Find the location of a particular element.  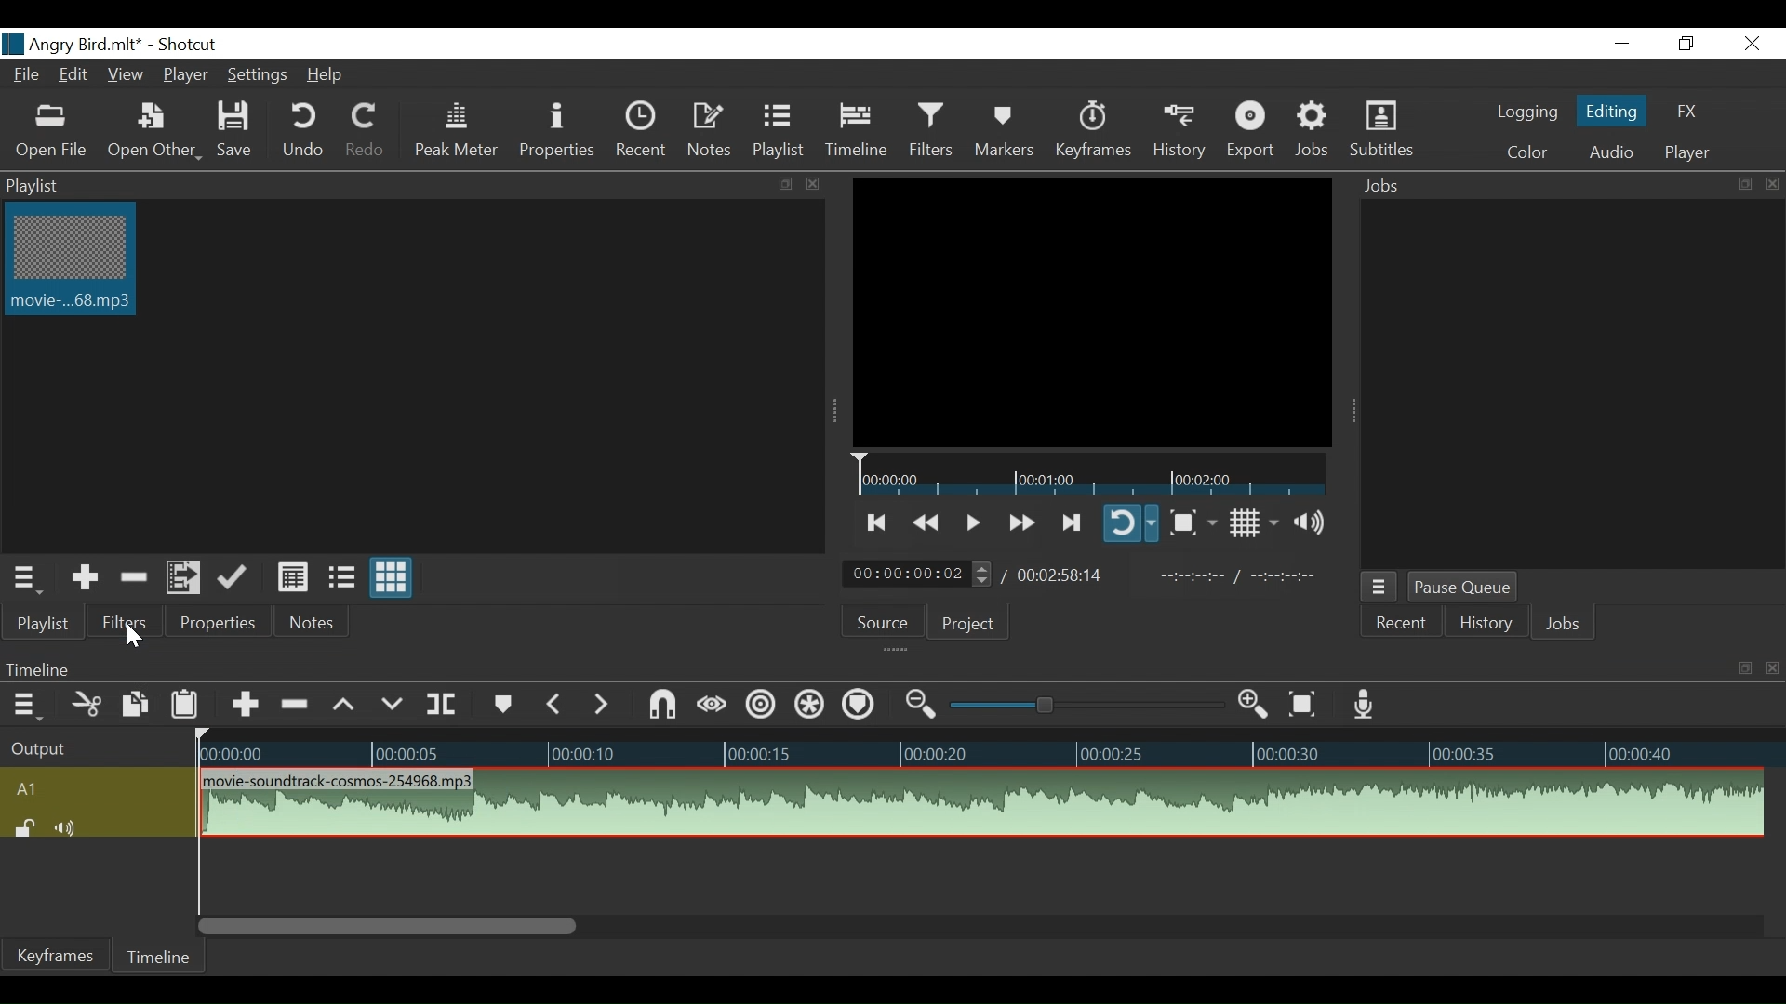

Pause Queue is located at coordinates (1463, 587).